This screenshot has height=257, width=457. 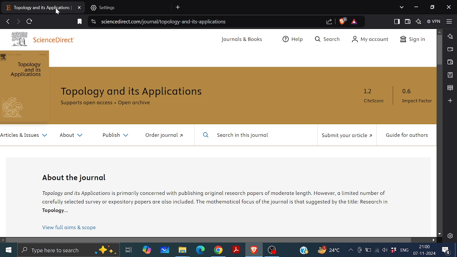 What do you see at coordinates (8, 21) in the screenshot?
I see `Go back` at bounding box center [8, 21].